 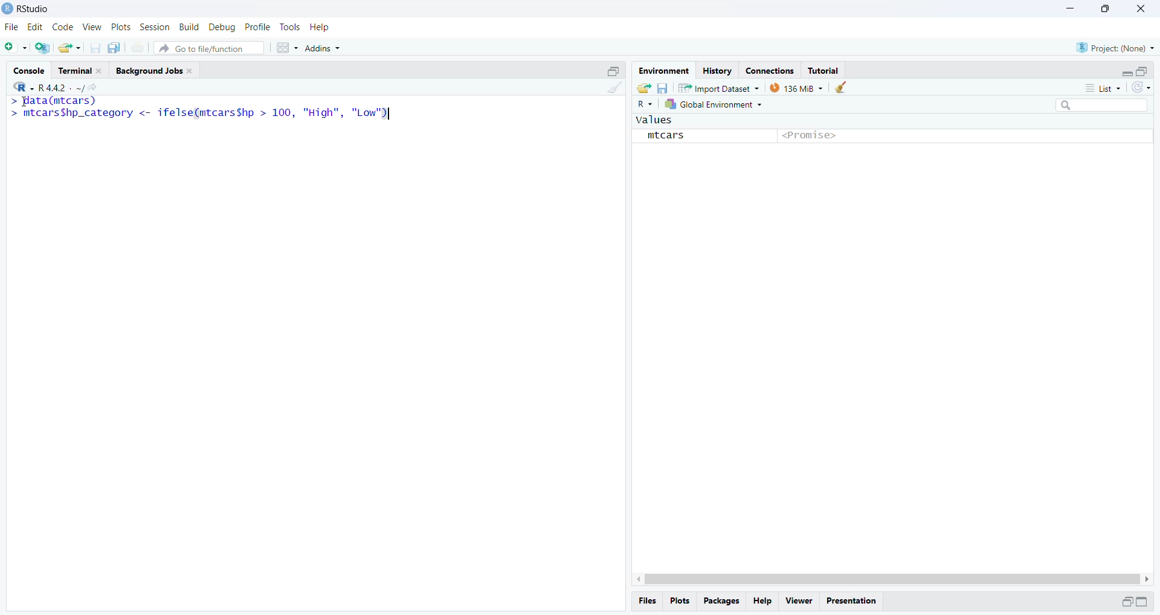 I want to click on R, so click(x=20, y=86).